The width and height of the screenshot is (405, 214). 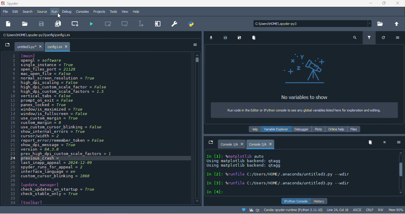 What do you see at coordinates (382, 143) in the screenshot?
I see `interrupt kenel` at bounding box center [382, 143].